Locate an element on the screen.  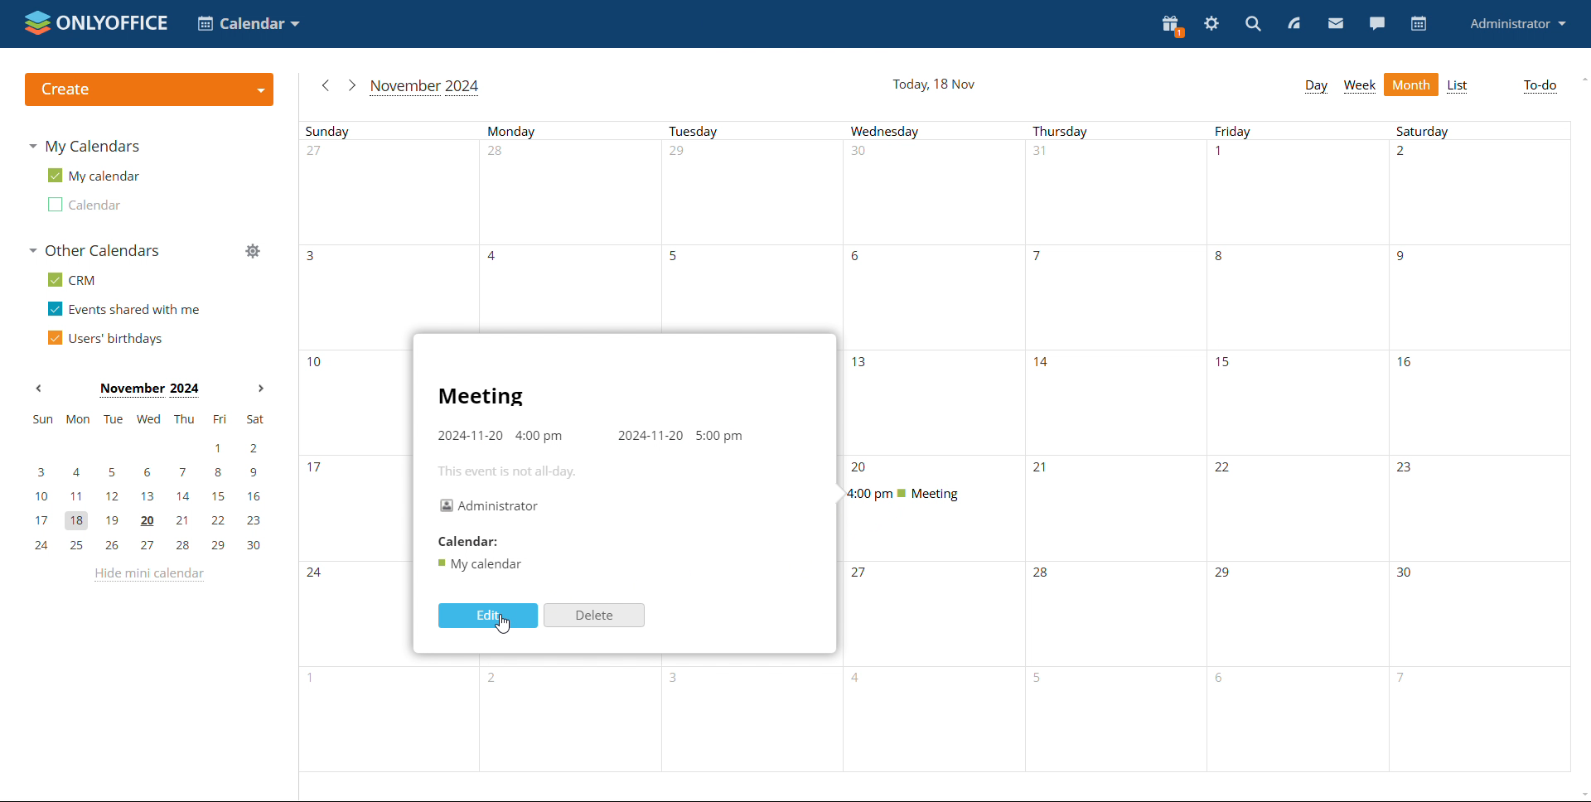
fridays is located at coordinates (1298, 447).